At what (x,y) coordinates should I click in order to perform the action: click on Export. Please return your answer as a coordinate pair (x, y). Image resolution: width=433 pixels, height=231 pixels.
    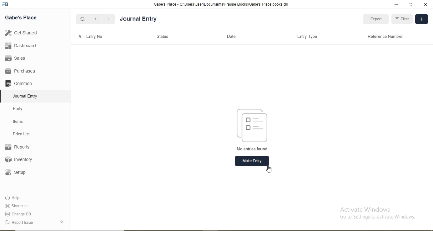
    Looking at the image, I should click on (376, 19).